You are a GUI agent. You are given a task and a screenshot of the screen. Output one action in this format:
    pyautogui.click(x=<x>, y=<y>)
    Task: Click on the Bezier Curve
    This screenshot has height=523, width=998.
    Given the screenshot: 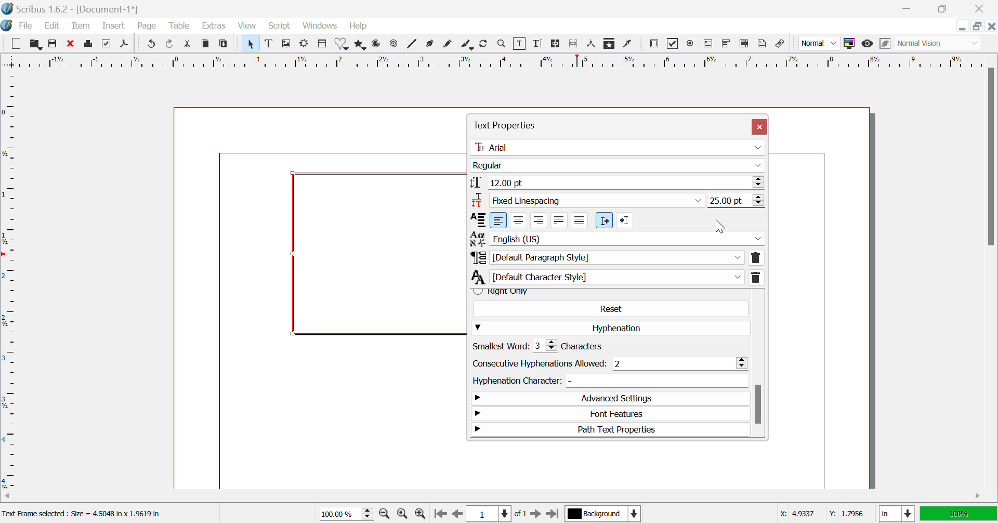 What is the action you would take?
    pyautogui.click(x=431, y=45)
    